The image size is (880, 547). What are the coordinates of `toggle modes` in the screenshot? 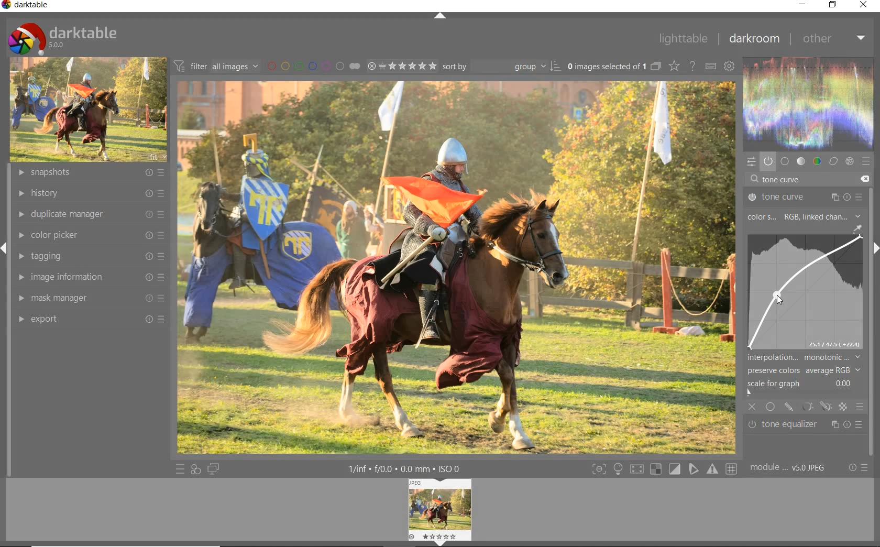 It's located at (662, 469).